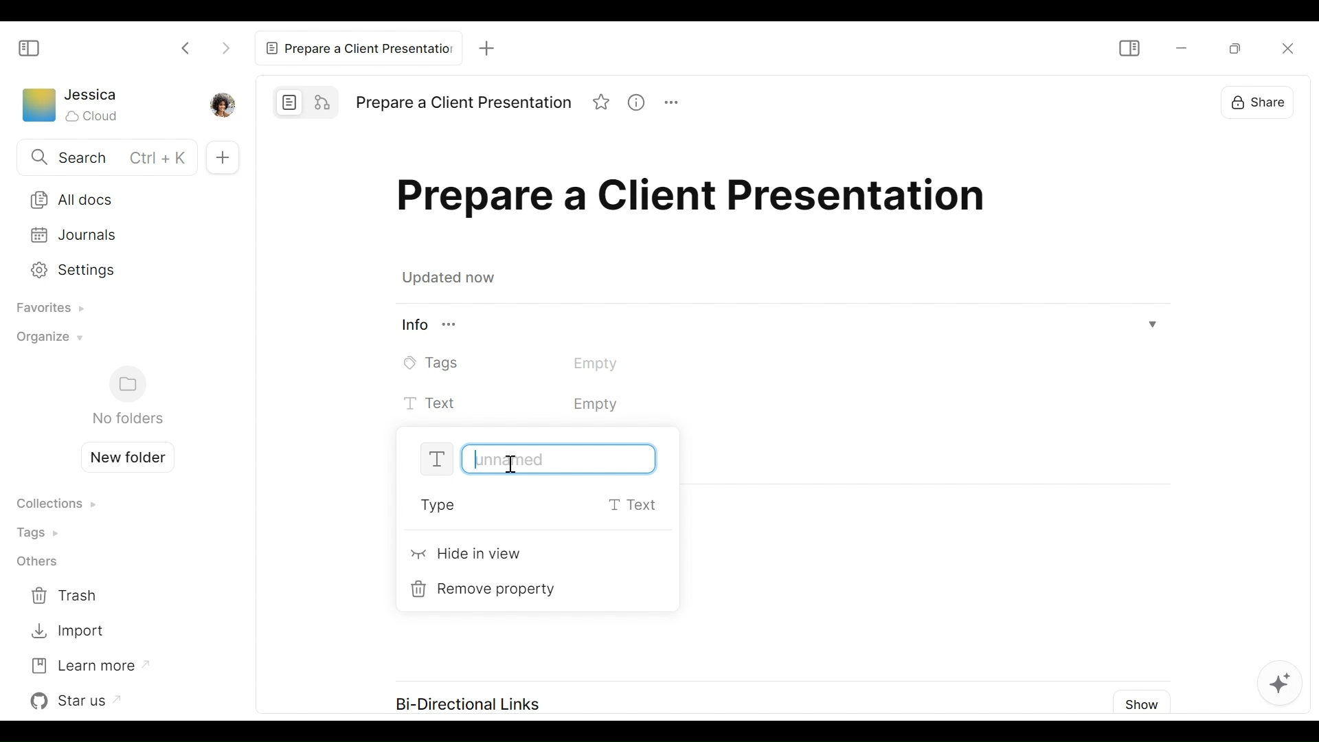 This screenshot has width=1319, height=742. I want to click on Close, so click(1293, 47).